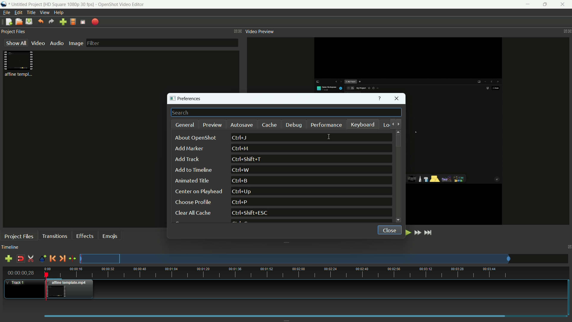  What do you see at coordinates (193, 202) in the screenshot?
I see `choose profile` at bounding box center [193, 202].